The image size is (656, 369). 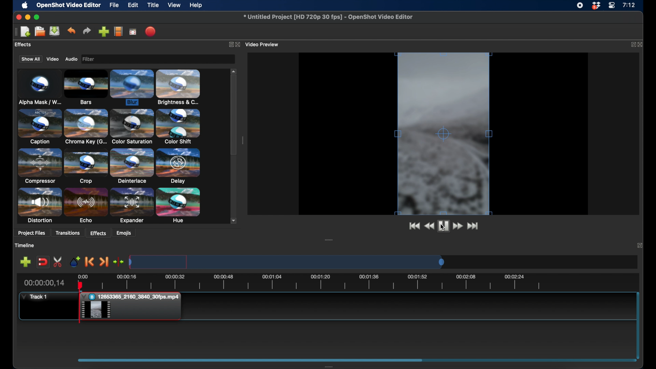 I want to click on deinterlace, so click(x=132, y=166).